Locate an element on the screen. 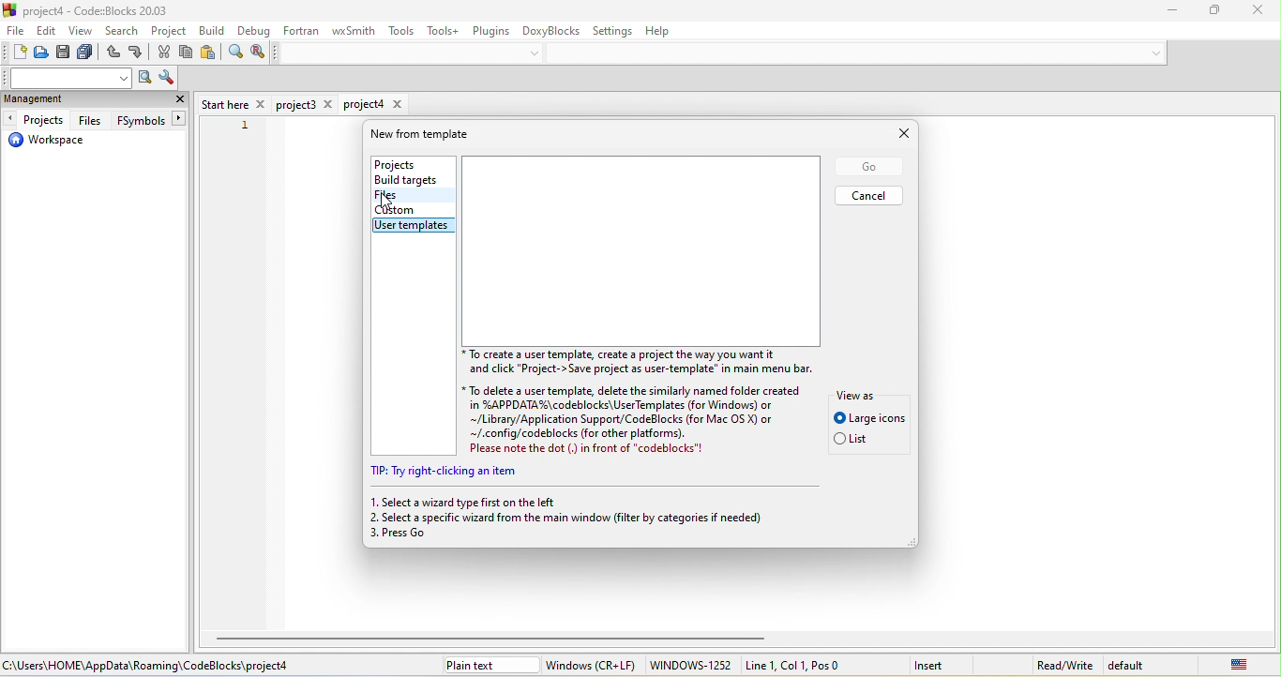 Image resolution: width=1281 pixels, height=677 pixels. settings is located at coordinates (615, 30).